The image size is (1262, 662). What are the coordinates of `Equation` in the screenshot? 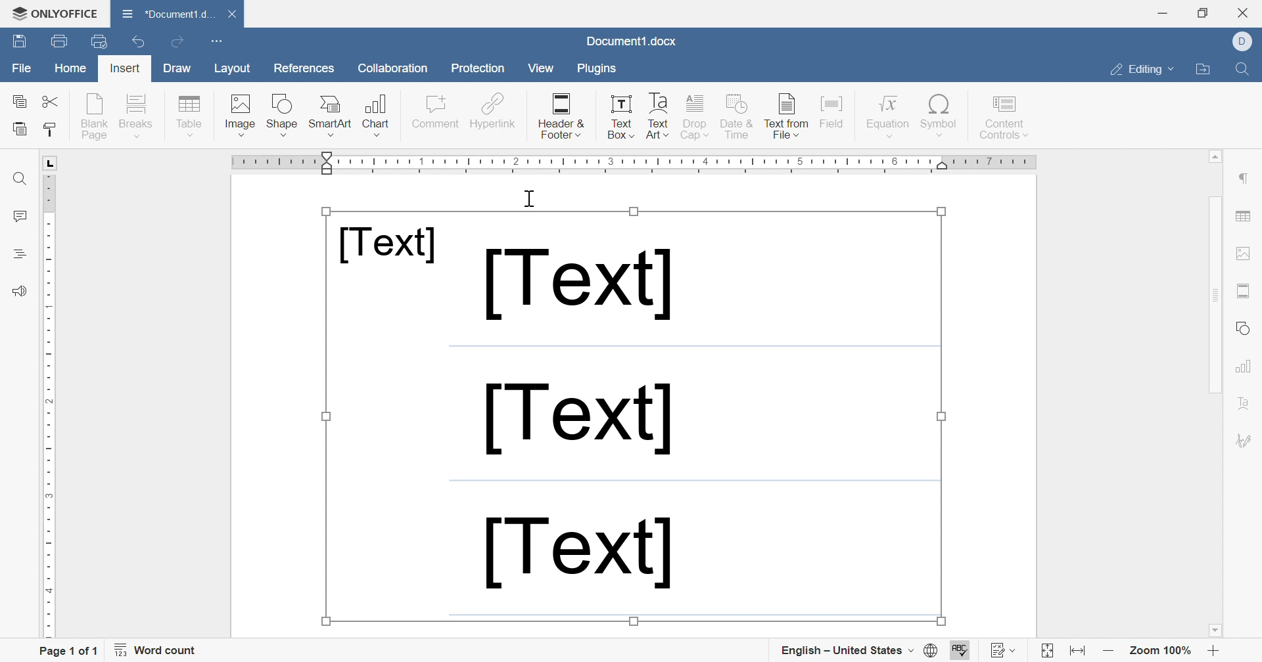 It's located at (888, 116).